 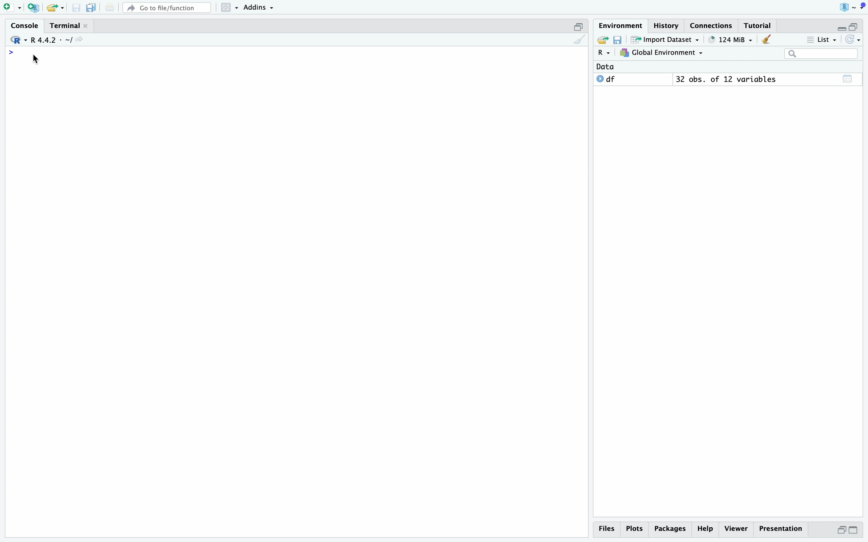 I want to click on R 4.4.2 ~/, so click(x=51, y=41).